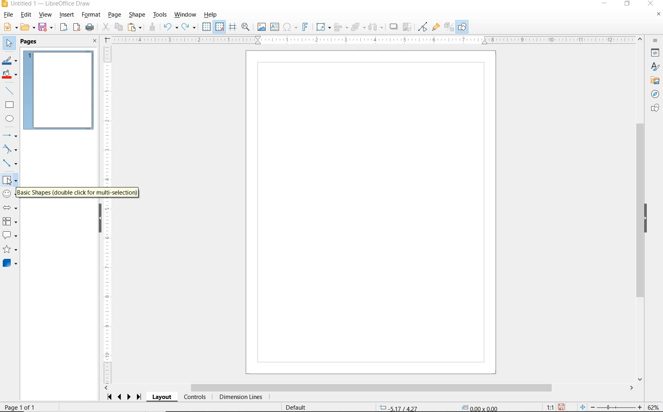  Describe the element at coordinates (11, 221) in the screenshot. I see `FLOWCHART` at that location.